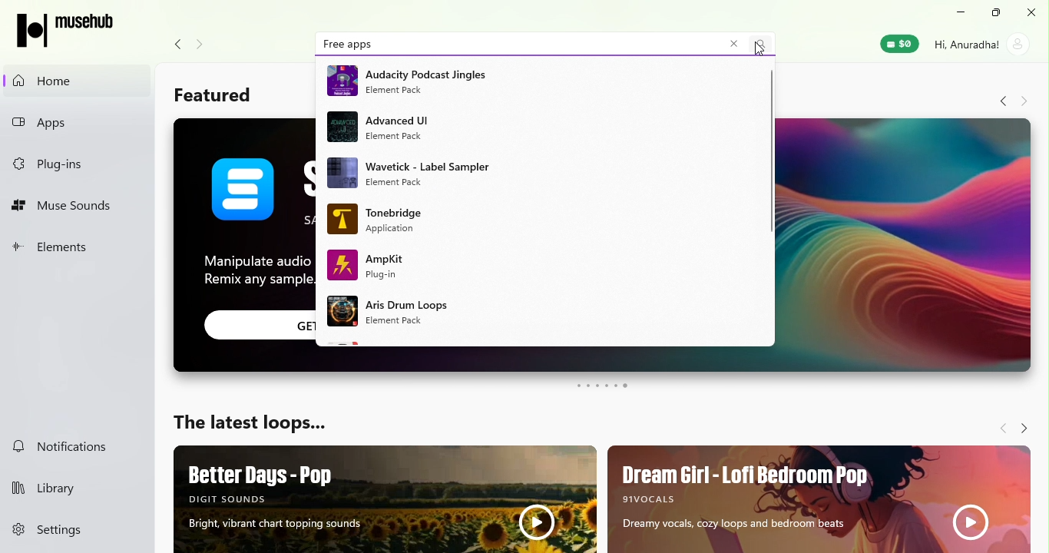 The width and height of the screenshot is (1049, 553). What do you see at coordinates (387, 499) in the screenshot?
I see `Ad` at bounding box center [387, 499].